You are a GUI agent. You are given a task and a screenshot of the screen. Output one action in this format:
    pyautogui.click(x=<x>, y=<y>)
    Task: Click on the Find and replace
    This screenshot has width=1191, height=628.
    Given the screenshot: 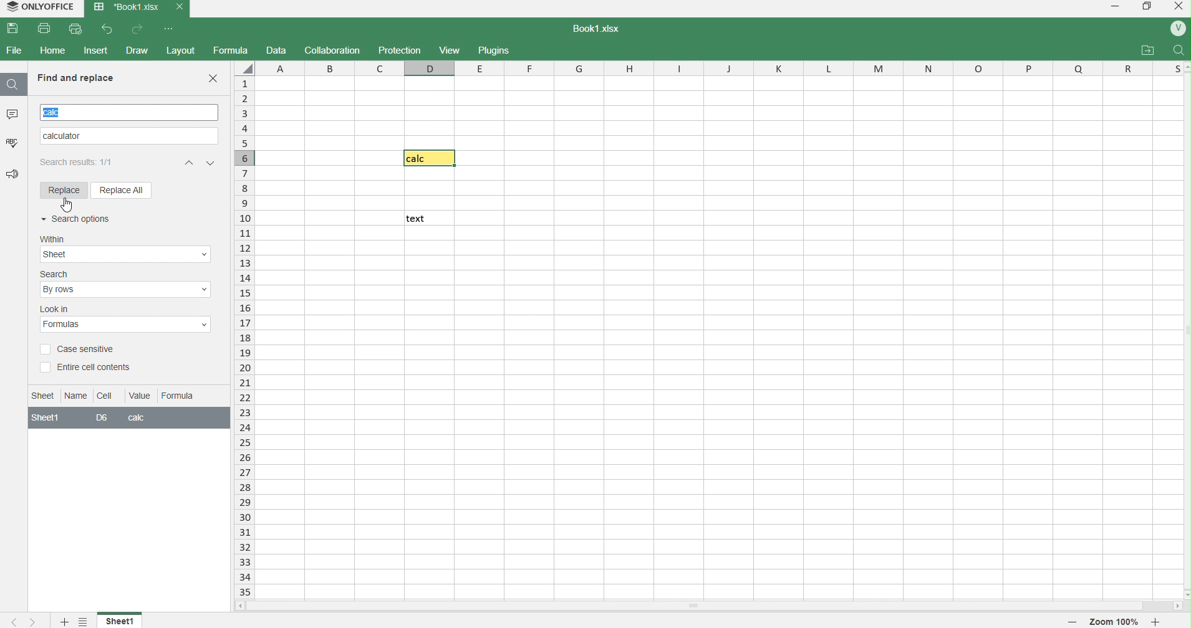 What is the action you would take?
    pyautogui.click(x=75, y=78)
    